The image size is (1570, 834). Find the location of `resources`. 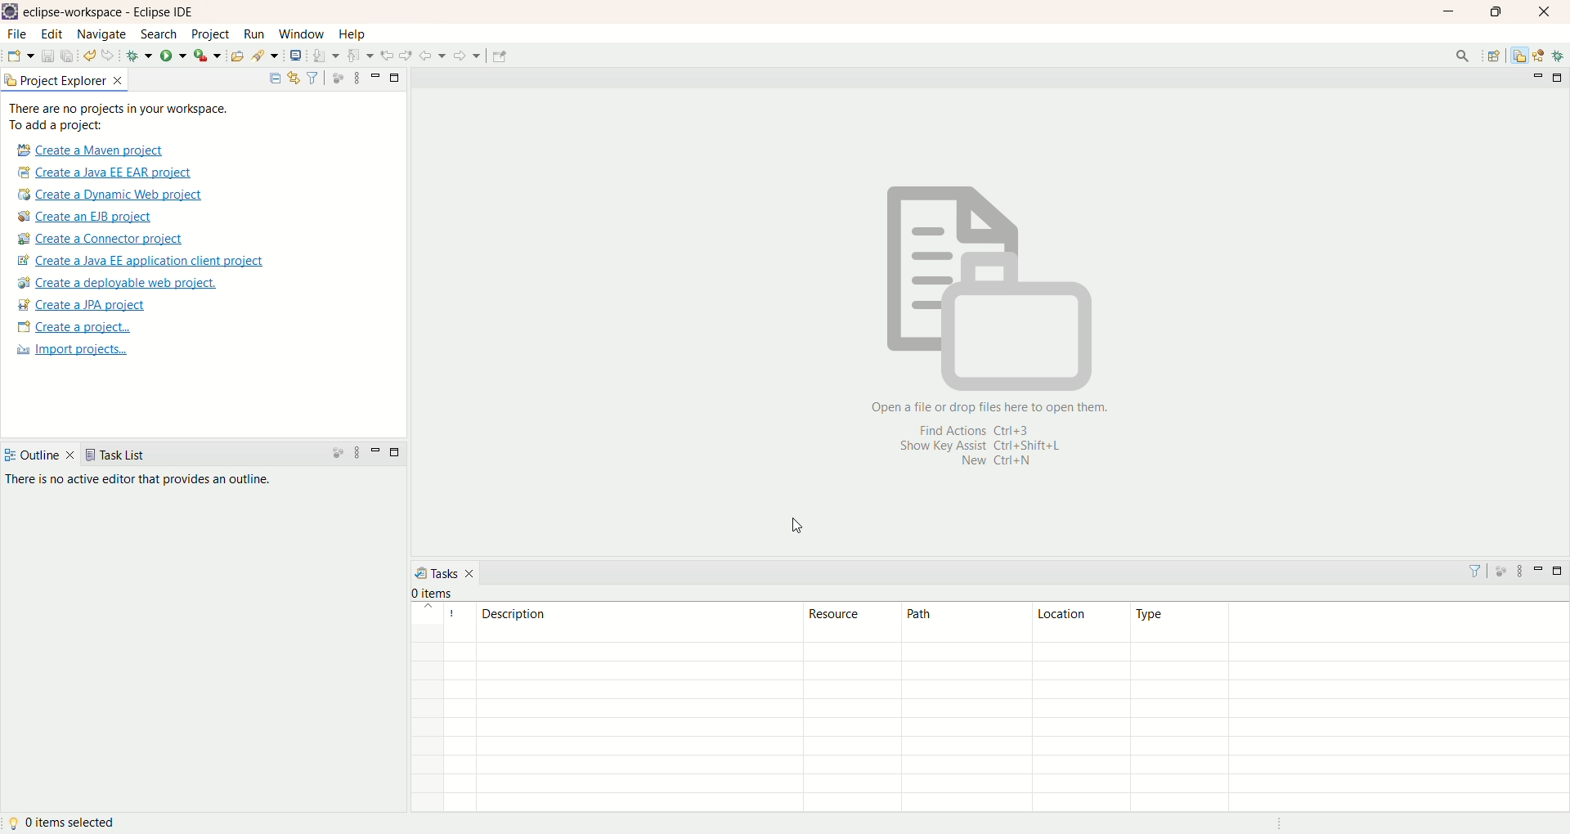

resources is located at coordinates (851, 706).